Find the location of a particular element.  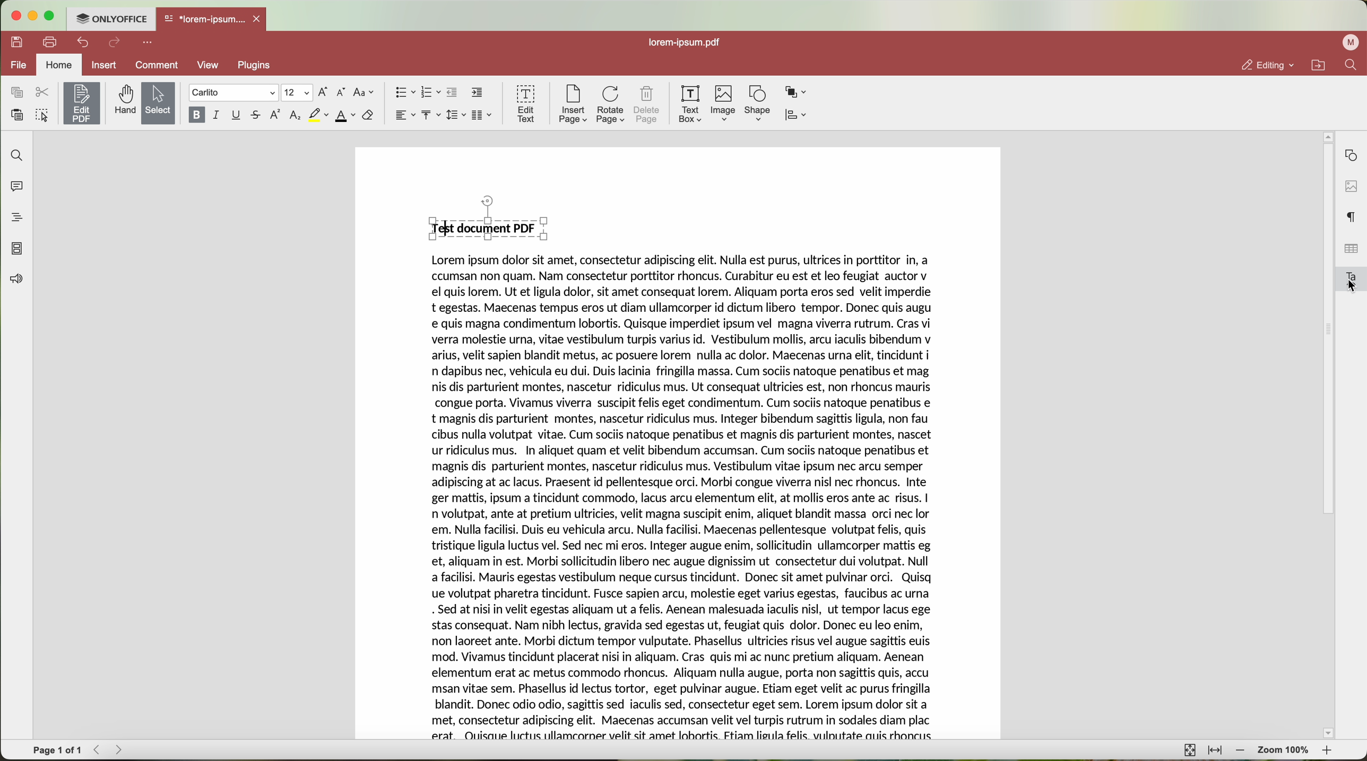

paragraph settings is located at coordinates (1352, 216).